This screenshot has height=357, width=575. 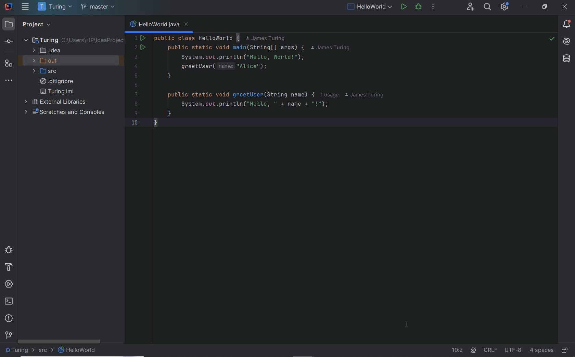 I want to click on commit, so click(x=8, y=42).